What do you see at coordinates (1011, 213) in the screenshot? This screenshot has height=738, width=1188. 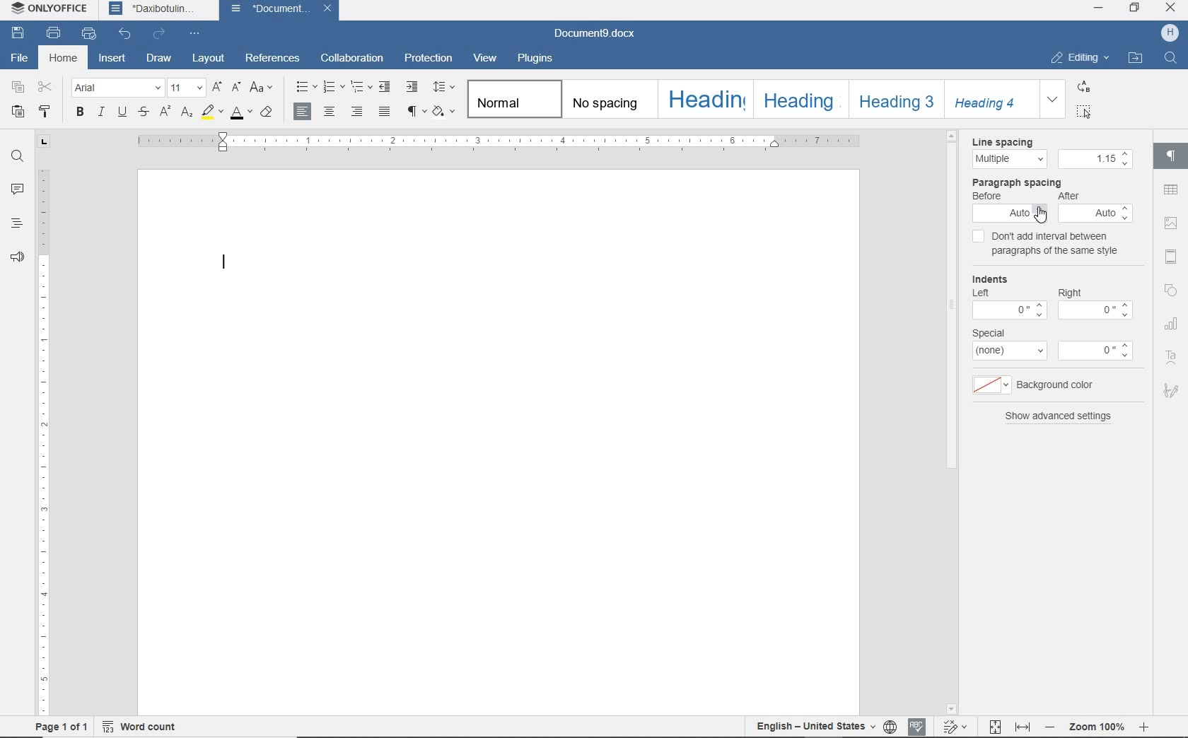 I see `before spacing` at bounding box center [1011, 213].